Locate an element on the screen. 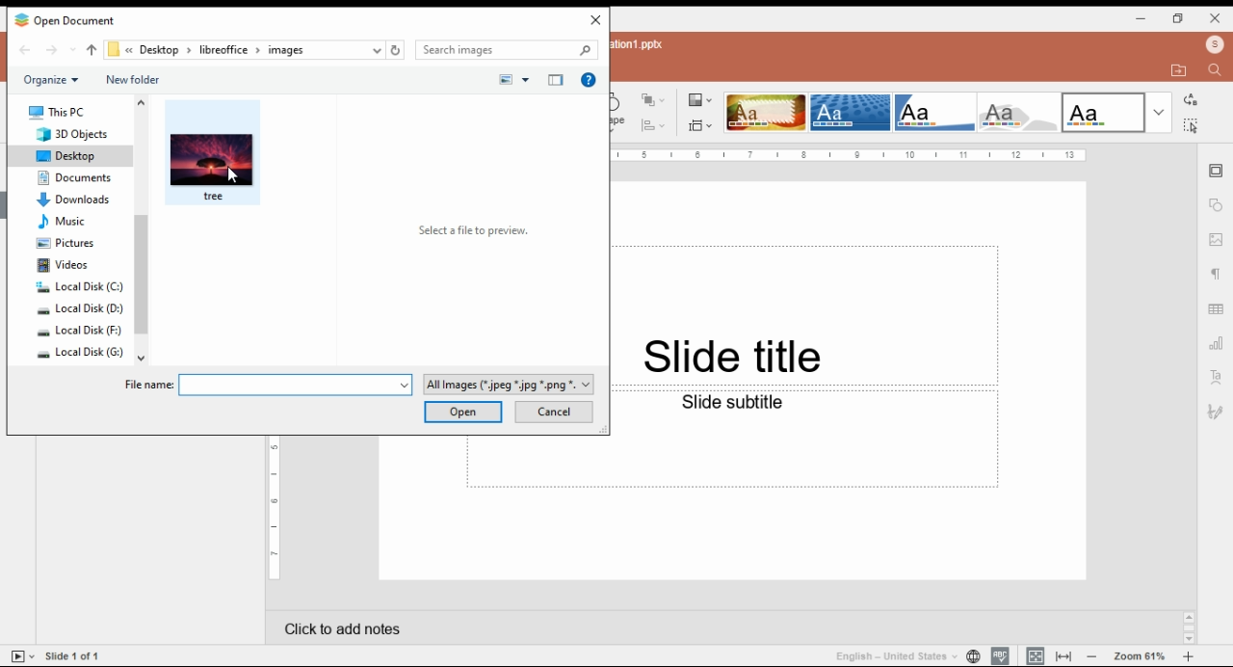 The image size is (1233, 667). change slide size is located at coordinates (698, 125).